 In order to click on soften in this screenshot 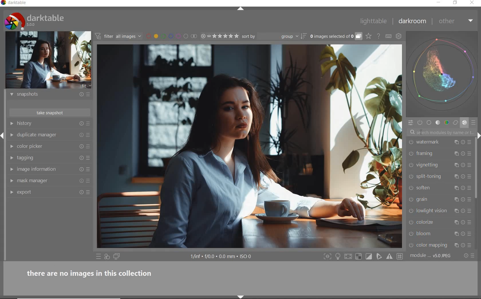, I will do `click(433, 188)`.